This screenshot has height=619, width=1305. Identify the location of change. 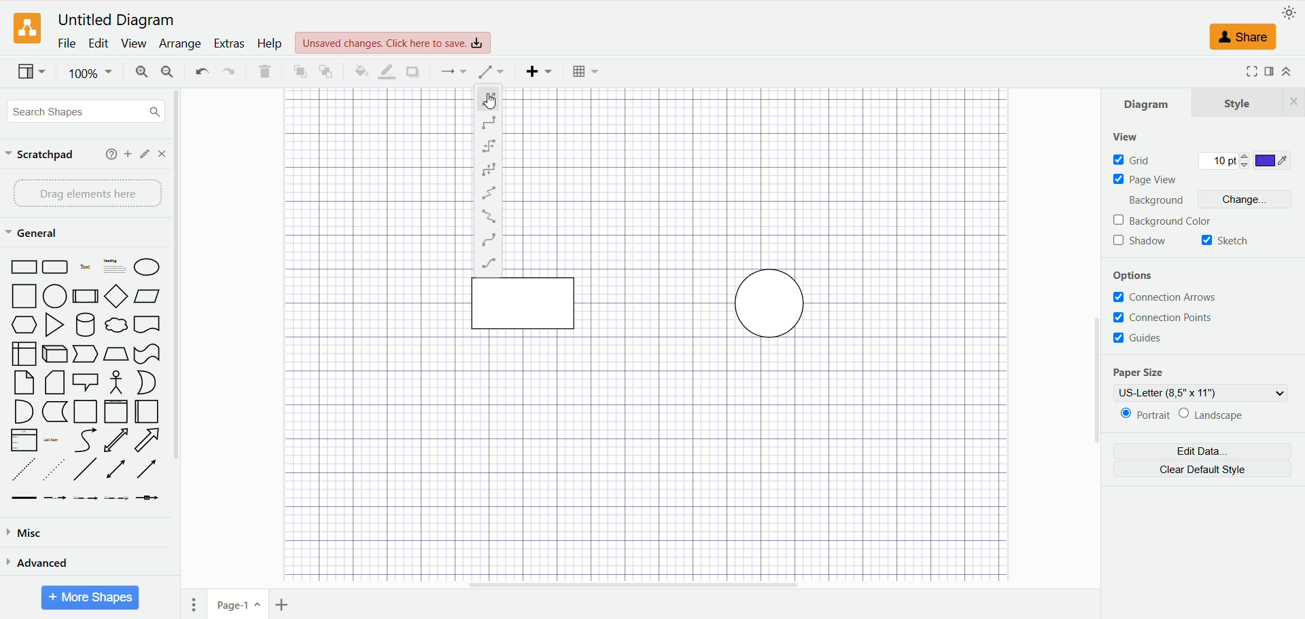
(1249, 199).